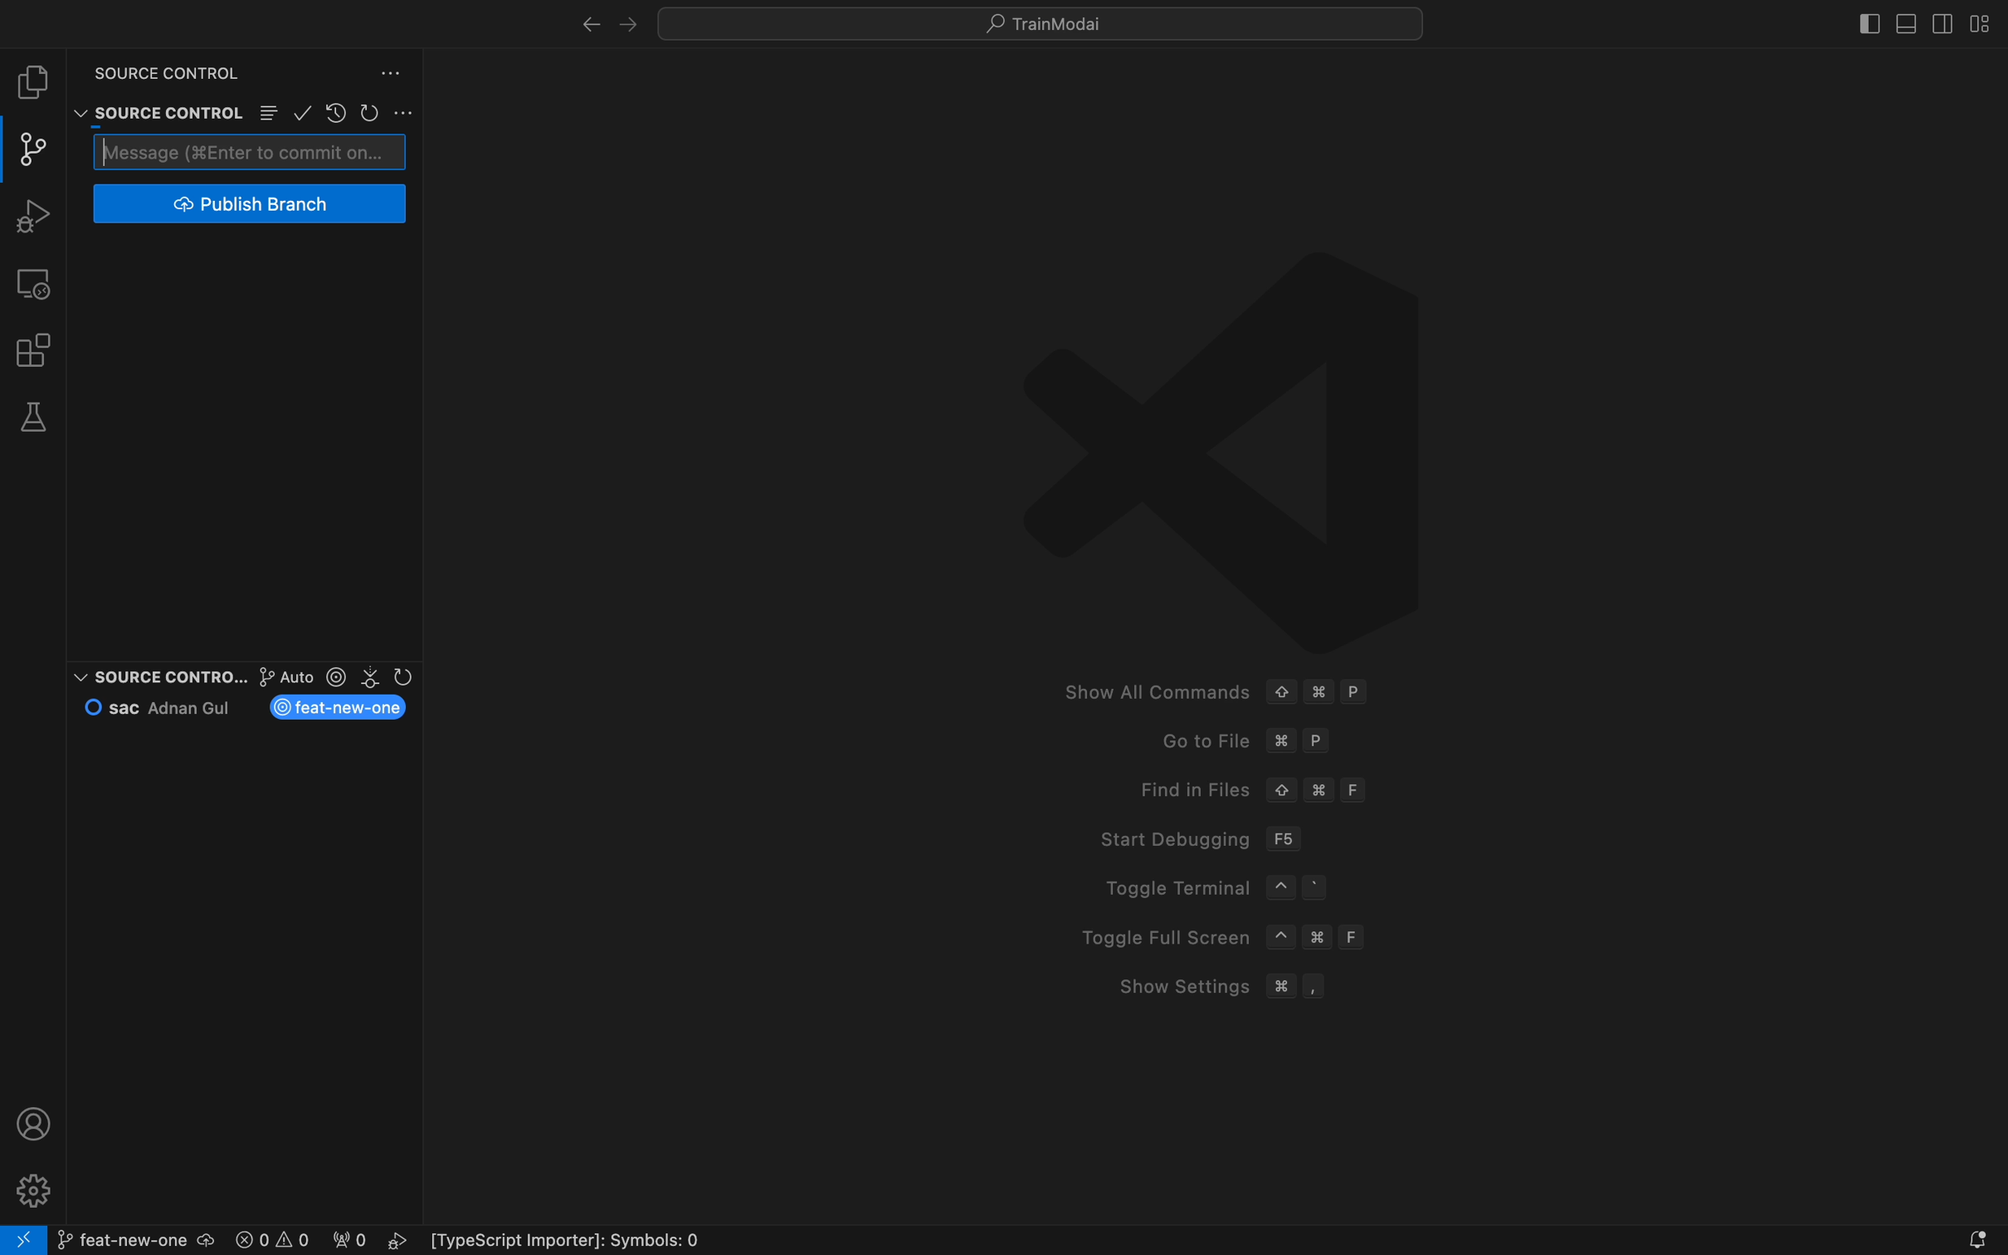 This screenshot has width=2008, height=1255. What do you see at coordinates (335, 708) in the screenshot?
I see `new branch name` at bounding box center [335, 708].